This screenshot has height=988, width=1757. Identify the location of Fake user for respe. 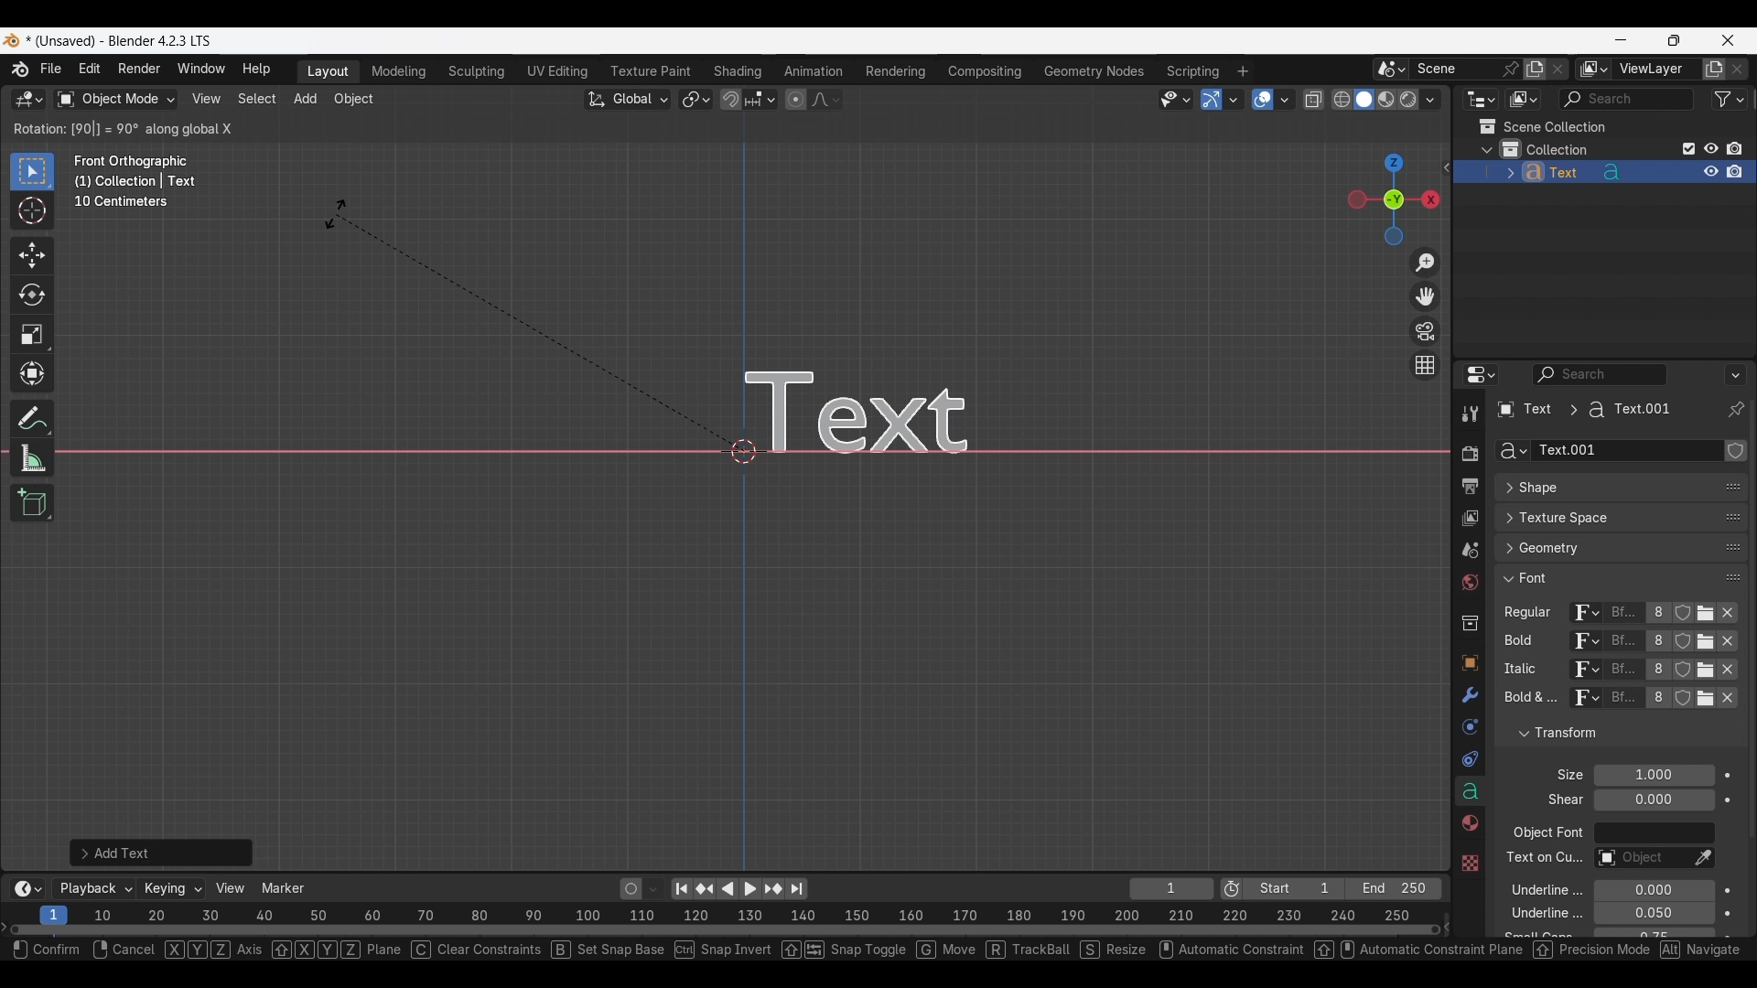
(1684, 656).